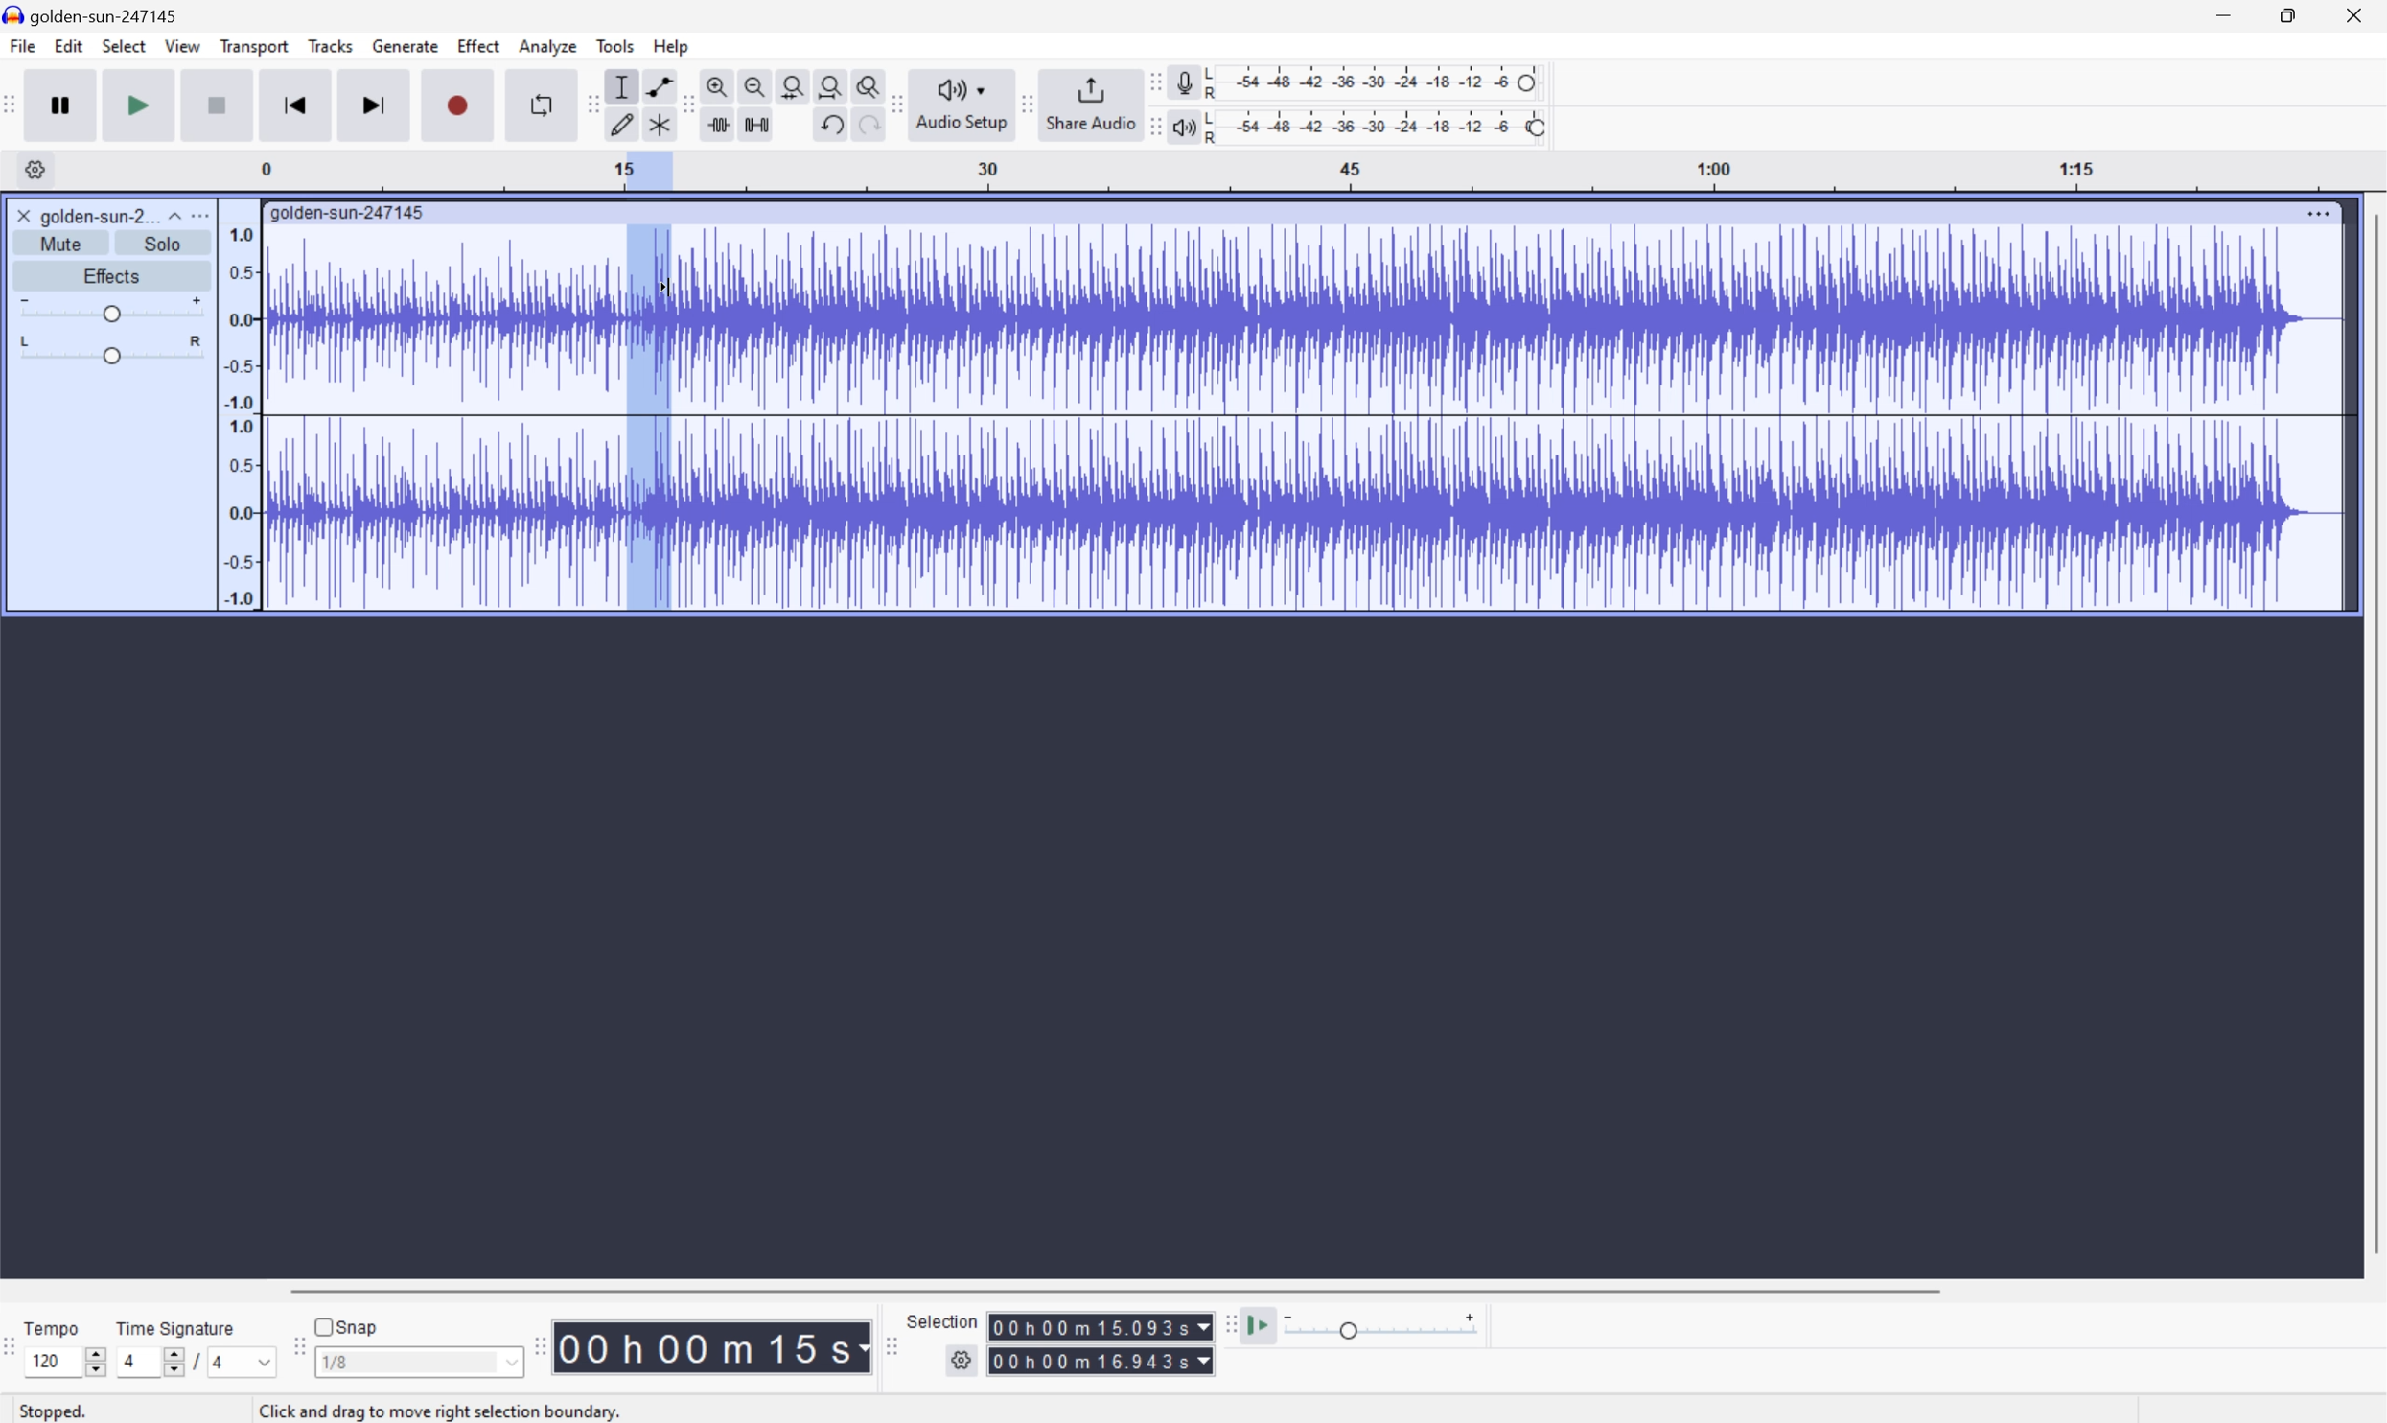  I want to click on Stopped, so click(63, 1412).